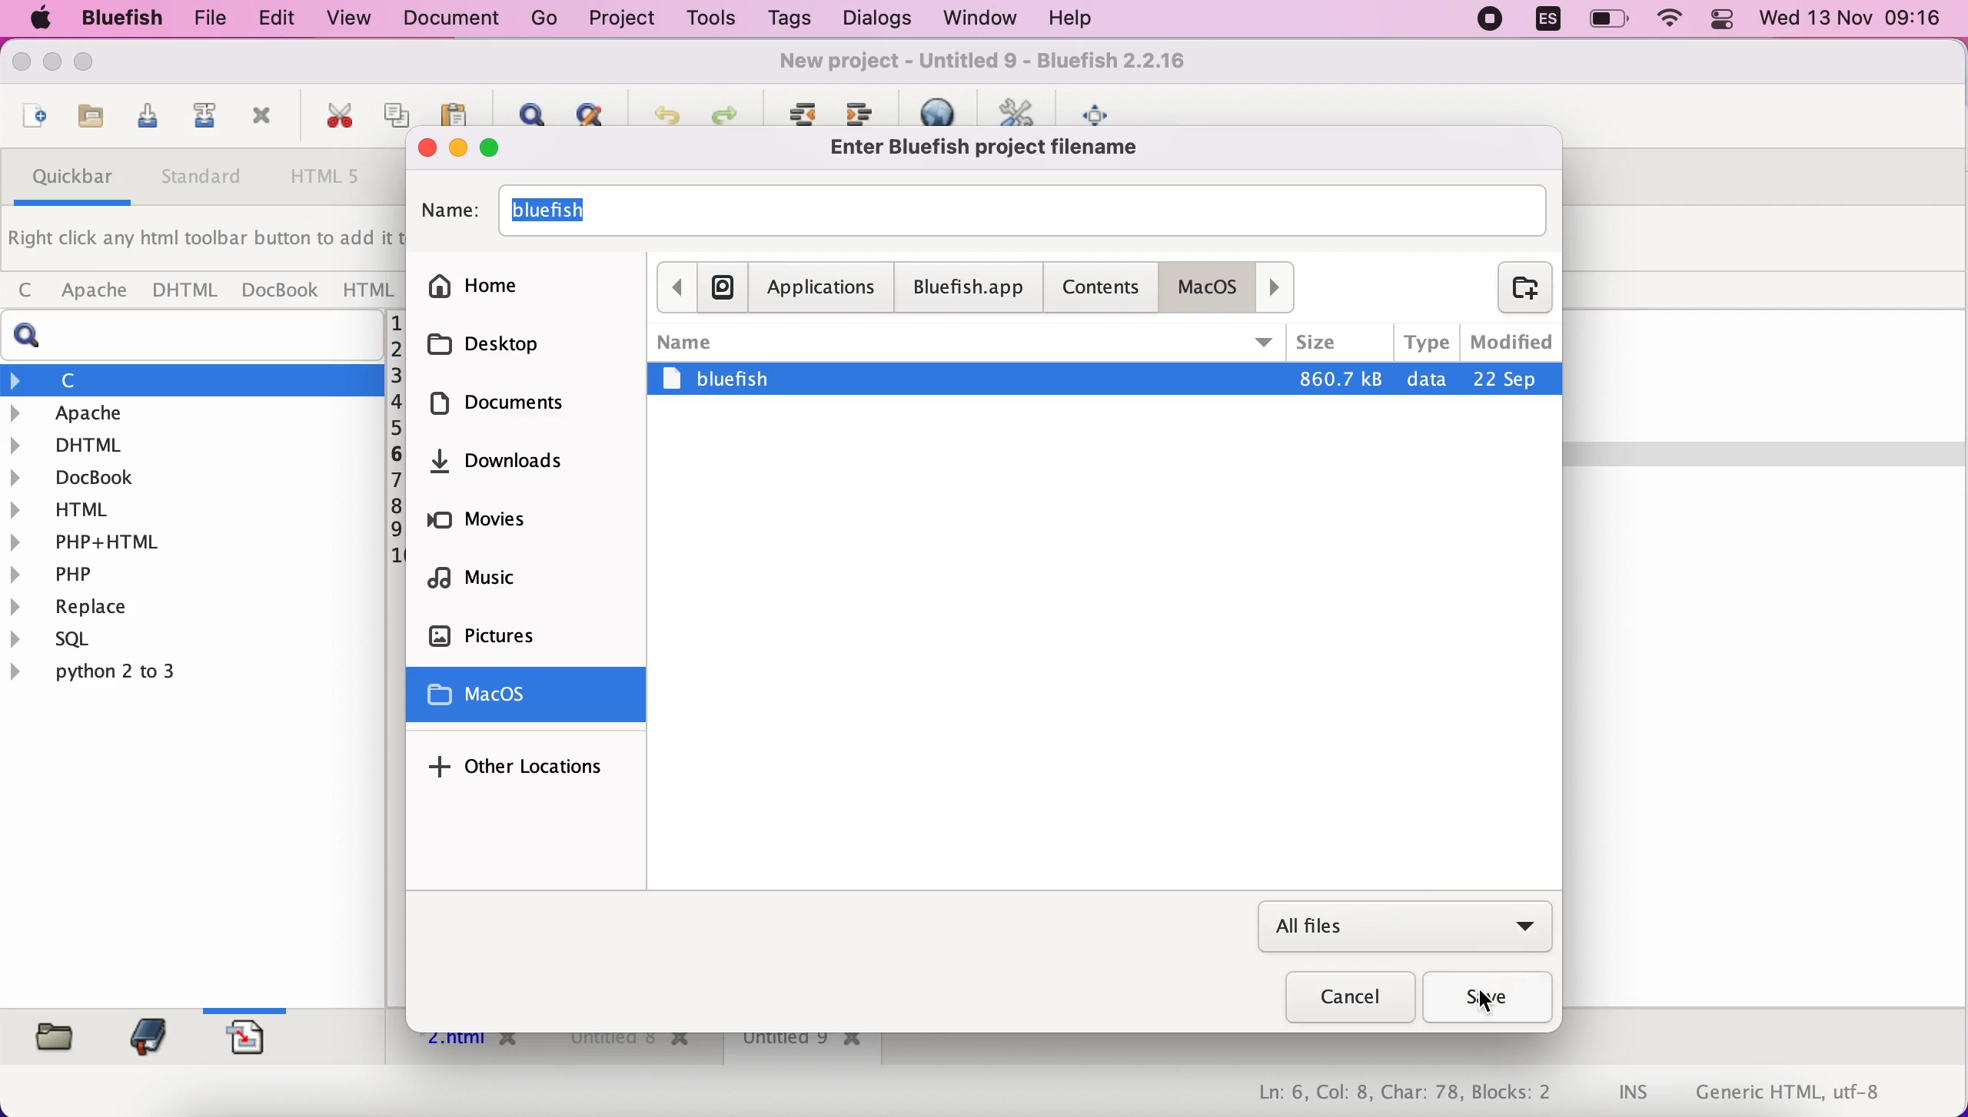 This screenshot has width=1968, height=1117. What do you see at coordinates (1022, 208) in the screenshot?
I see `name` at bounding box center [1022, 208].